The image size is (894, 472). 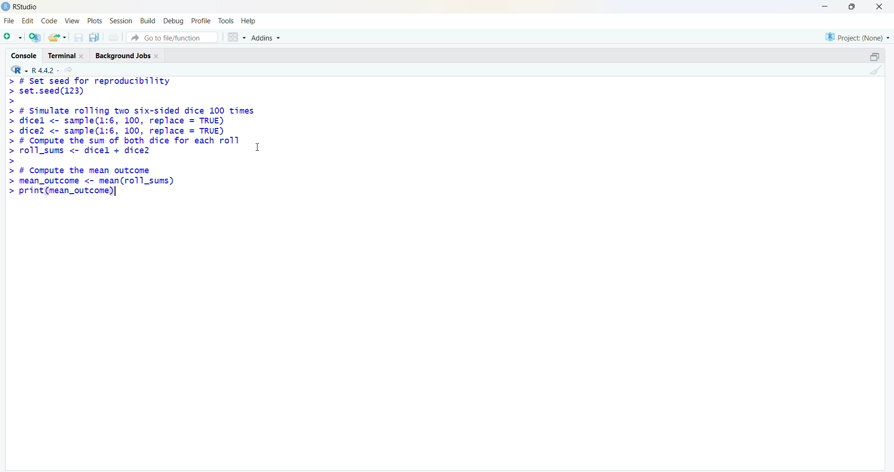 What do you see at coordinates (237, 37) in the screenshot?
I see `grid` at bounding box center [237, 37].